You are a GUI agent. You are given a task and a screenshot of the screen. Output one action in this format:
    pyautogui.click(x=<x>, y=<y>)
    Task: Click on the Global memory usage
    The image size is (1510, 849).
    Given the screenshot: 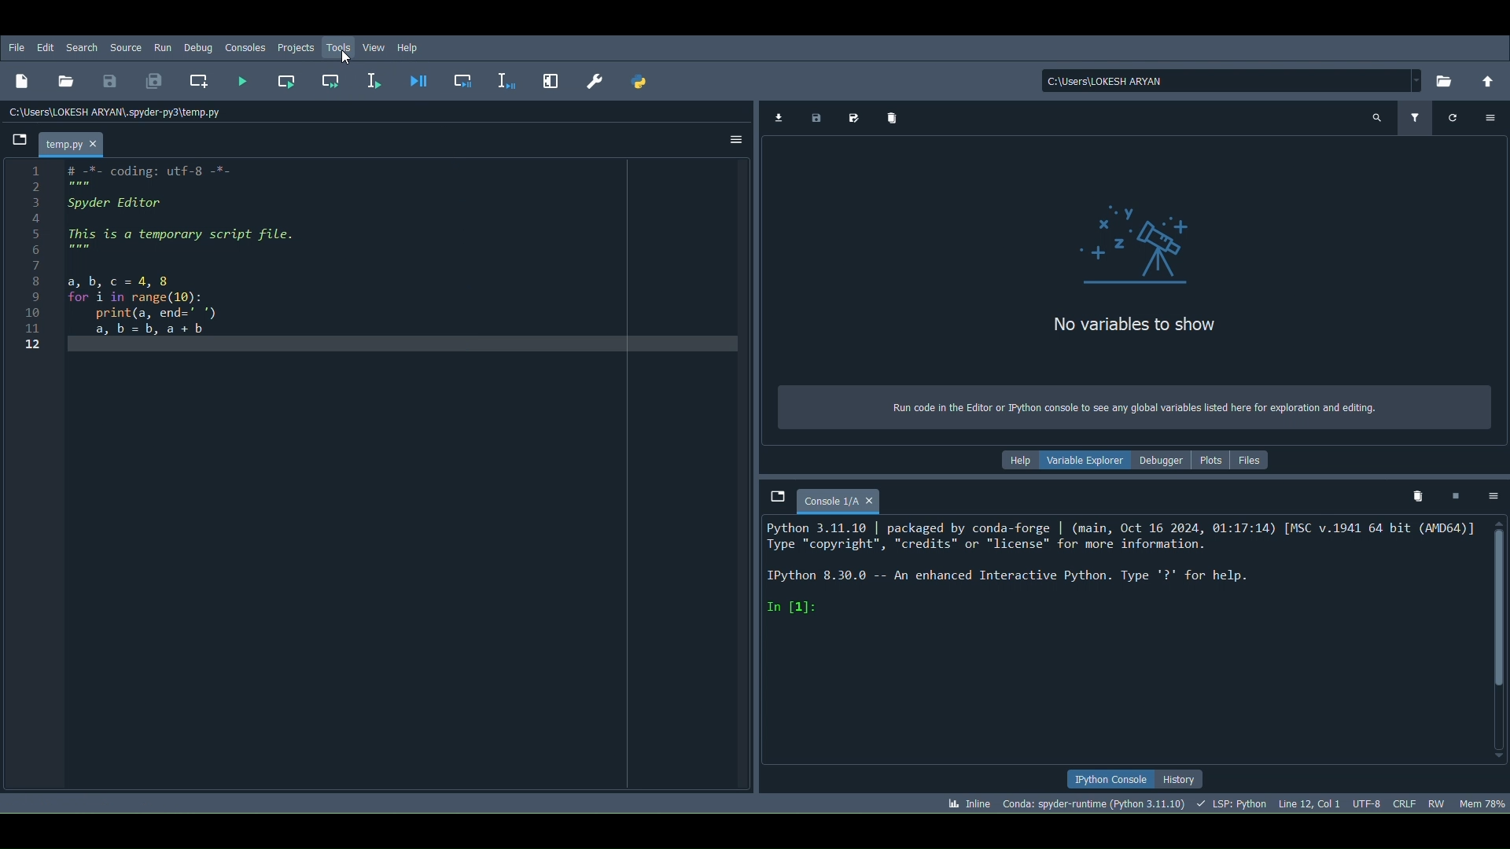 What is the action you would take?
    pyautogui.click(x=1482, y=801)
    